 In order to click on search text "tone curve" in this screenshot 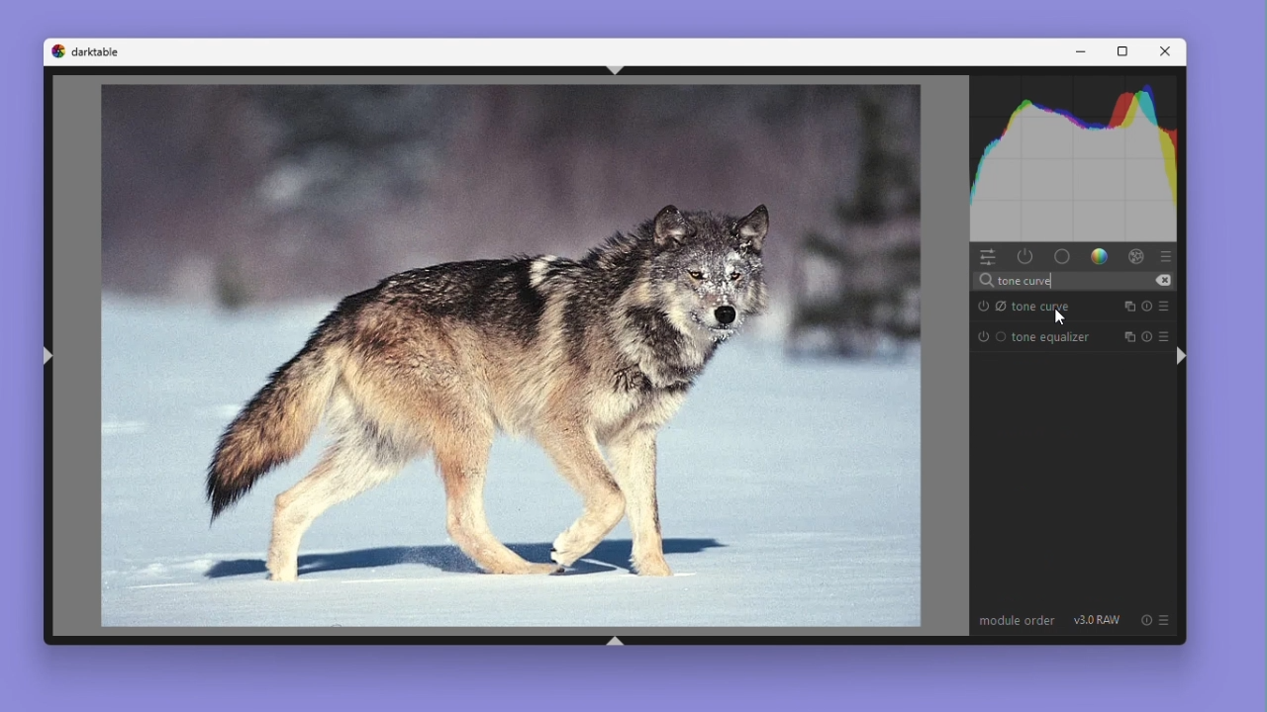, I will do `click(1071, 281)`.